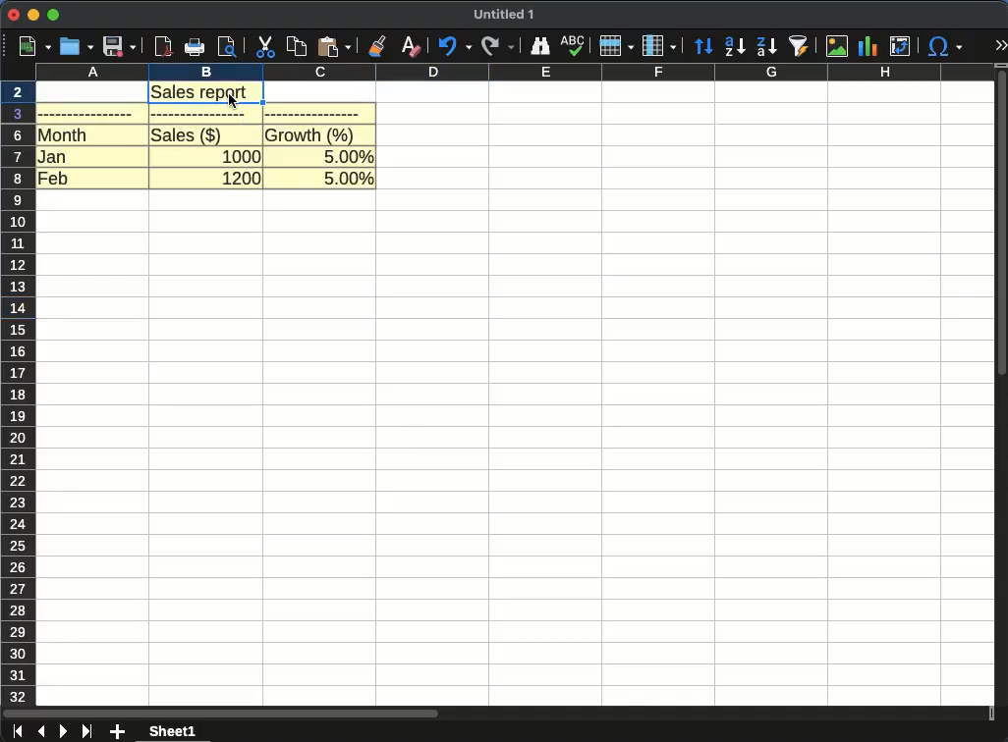 The height and width of the screenshot is (742, 1008). What do you see at coordinates (800, 45) in the screenshot?
I see `autofilter` at bounding box center [800, 45].